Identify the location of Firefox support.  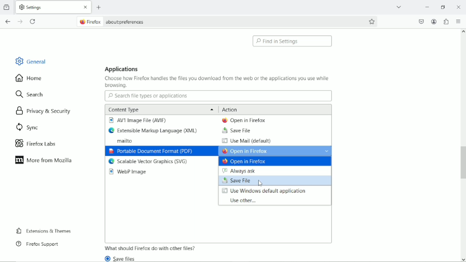
(37, 244).